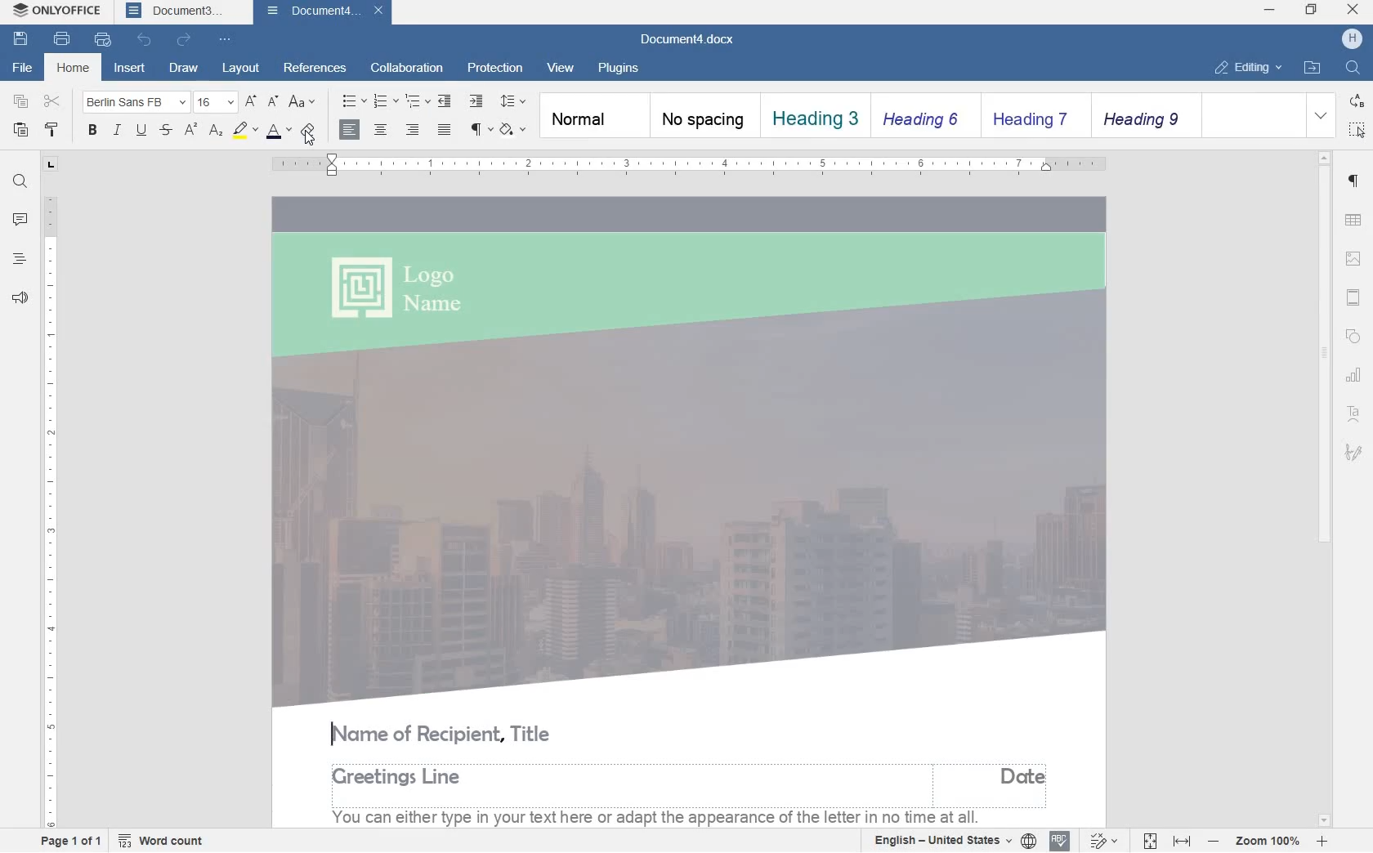  What do you see at coordinates (183, 39) in the screenshot?
I see `redo` at bounding box center [183, 39].